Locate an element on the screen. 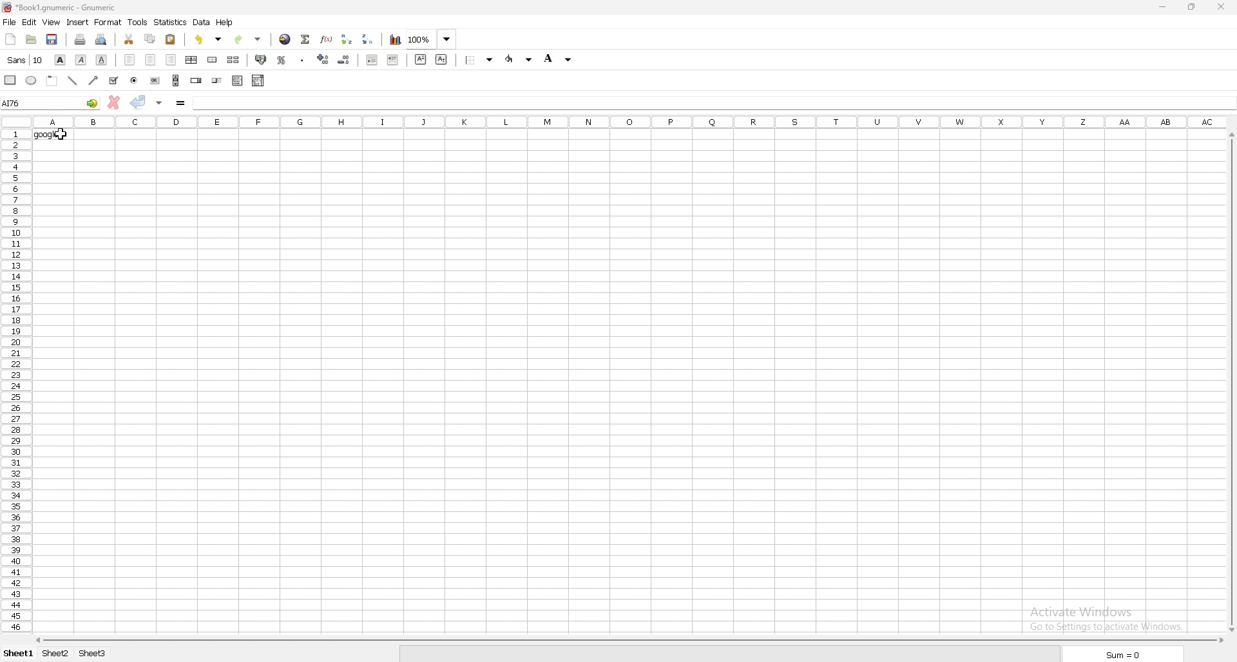 This screenshot has height=662, width=1237. increase indent is located at coordinates (392, 59).